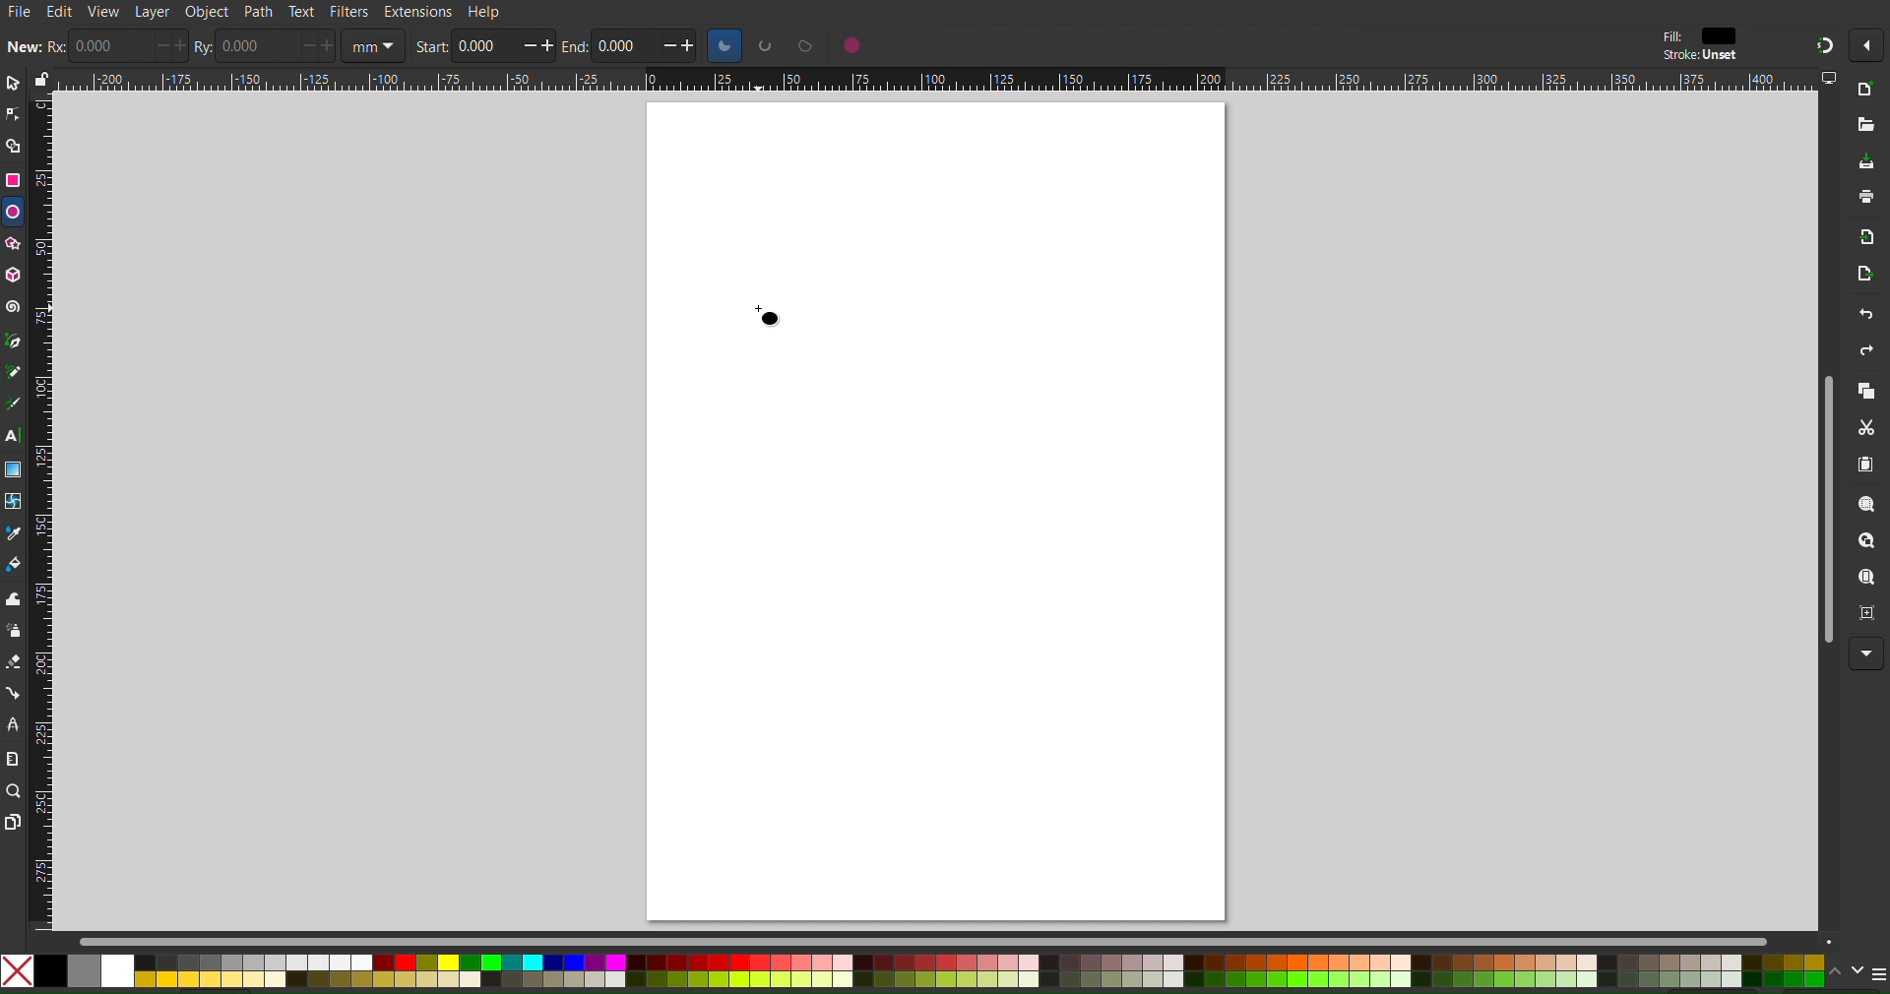 This screenshot has width=1890, height=994. What do you see at coordinates (14, 145) in the screenshot?
I see `Shape Builder Tool` at bounding box center [14, 145].